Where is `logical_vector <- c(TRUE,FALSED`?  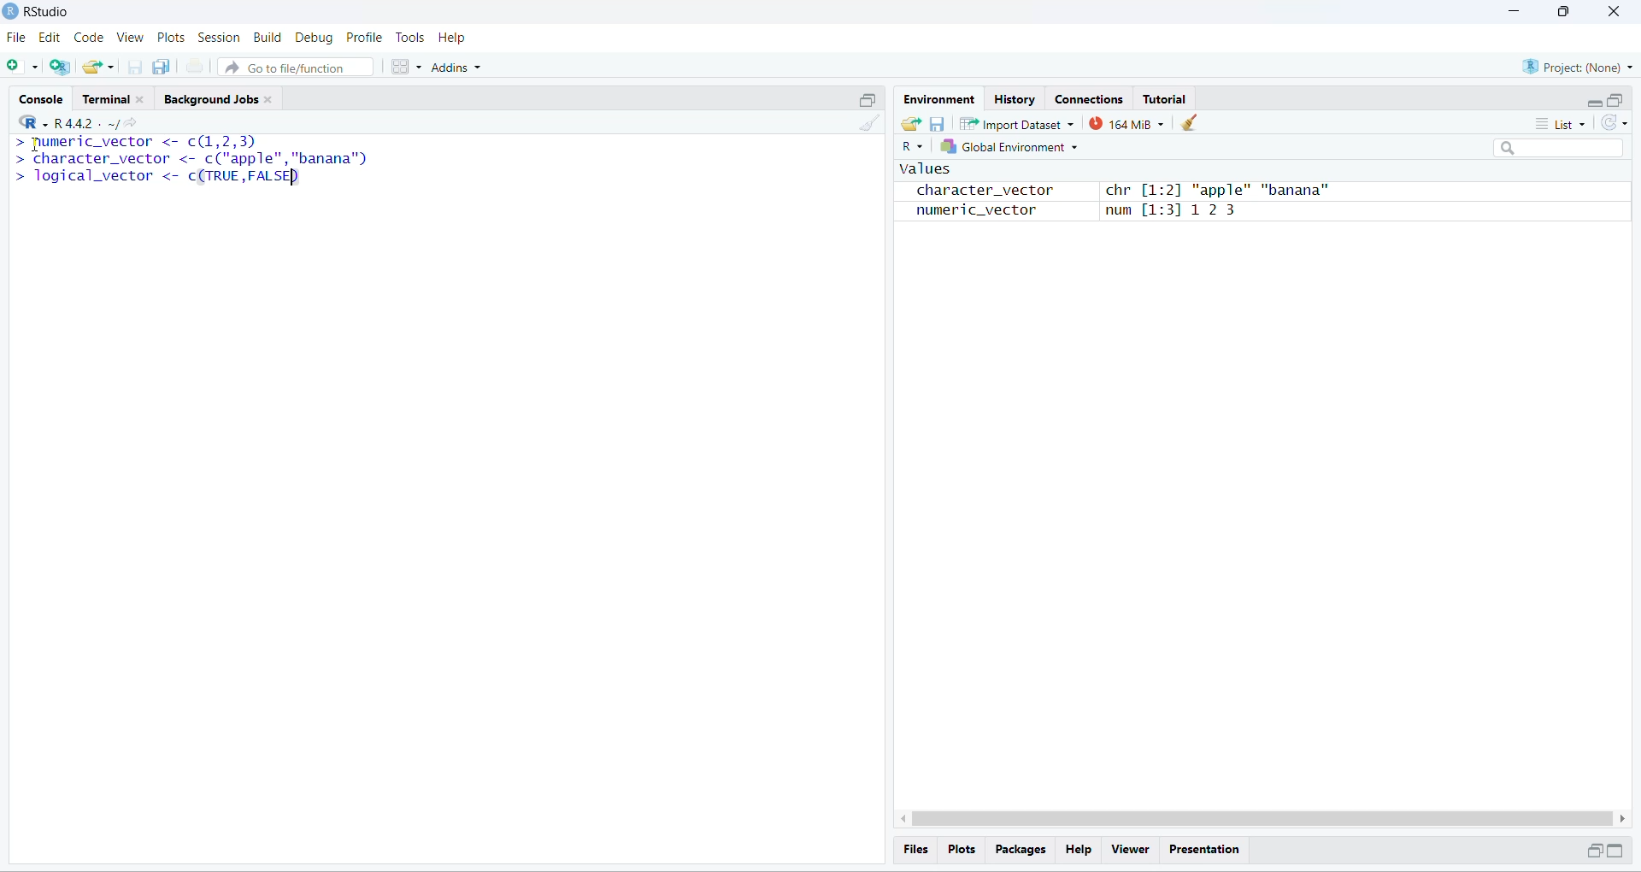
logical_vector <- c(TRUE,FALSED is located at coordinates (156, 176).